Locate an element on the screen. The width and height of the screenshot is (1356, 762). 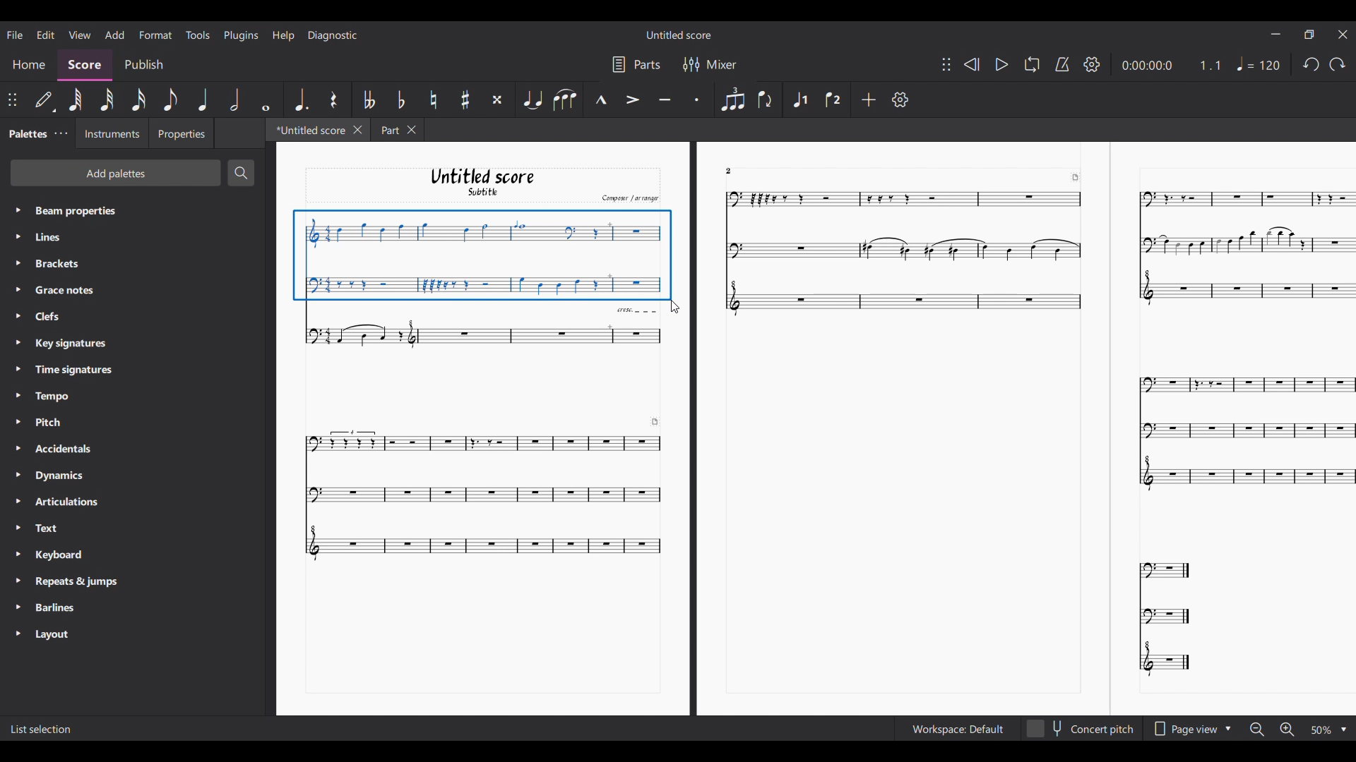
 is located at coordinates (15, 210).